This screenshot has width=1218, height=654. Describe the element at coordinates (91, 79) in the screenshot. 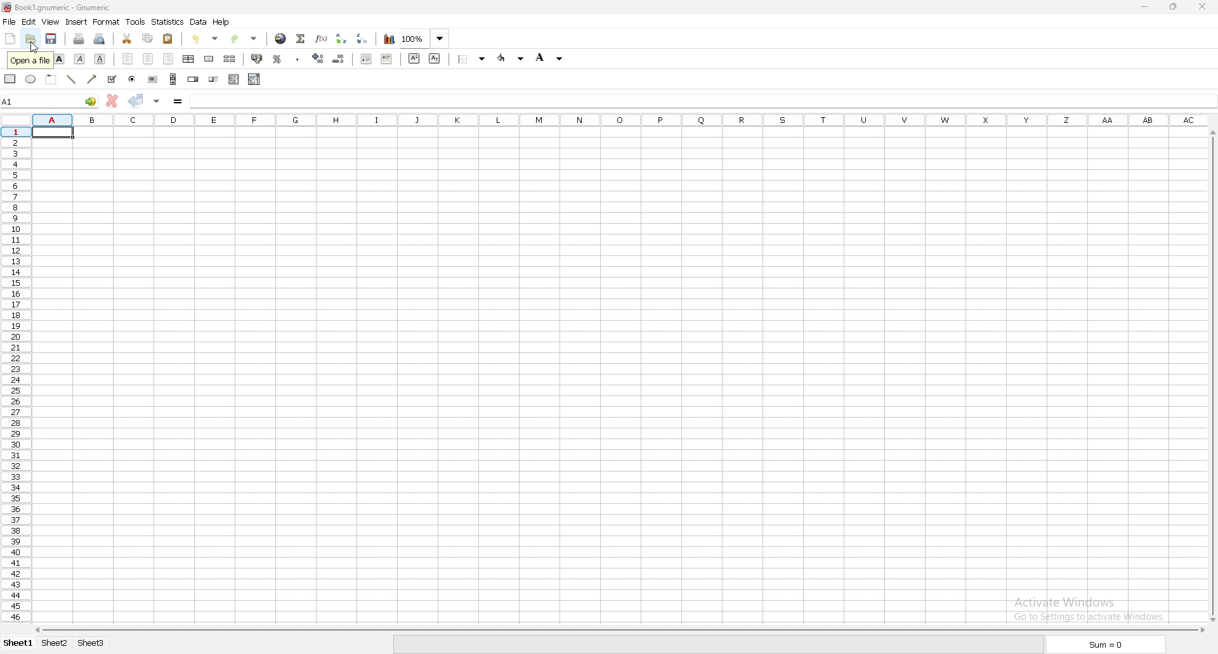

I see `arrowed line` at that location.